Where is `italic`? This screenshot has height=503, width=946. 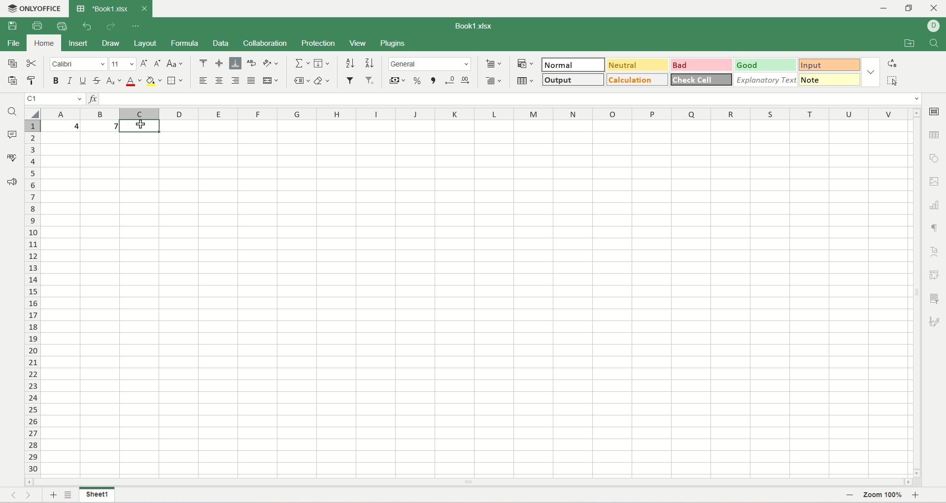 italic is located at coordinates (70, 81).